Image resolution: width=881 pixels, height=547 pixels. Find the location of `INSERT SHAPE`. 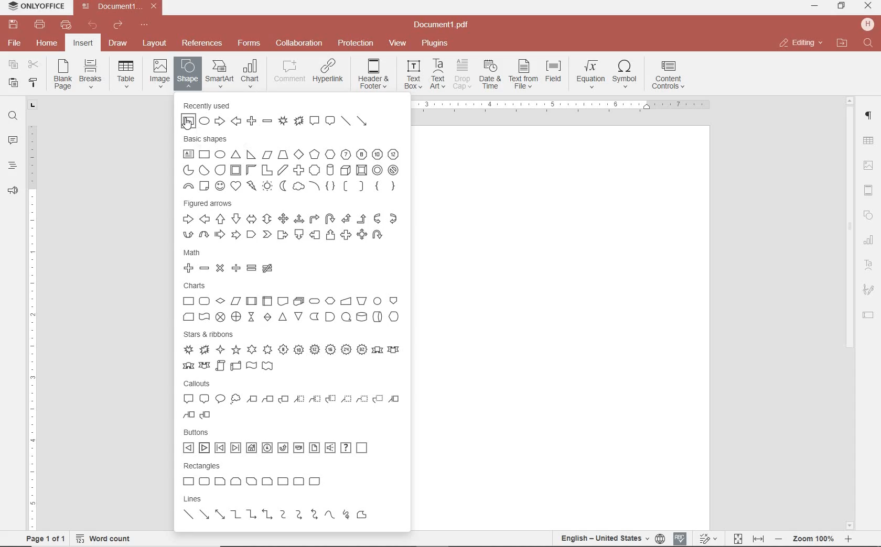

INSERT SHAPE is located at coordinates (187, 73).